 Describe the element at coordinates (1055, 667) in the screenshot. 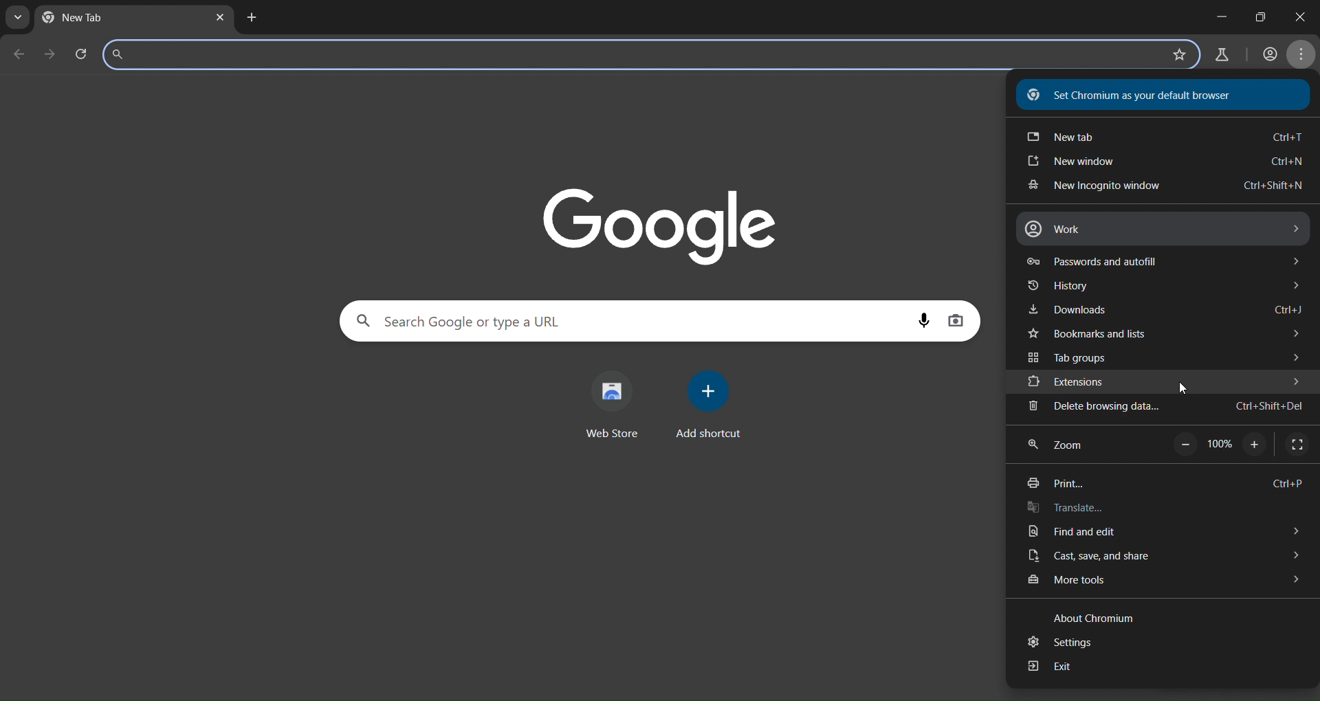

I see `exit` at that location.